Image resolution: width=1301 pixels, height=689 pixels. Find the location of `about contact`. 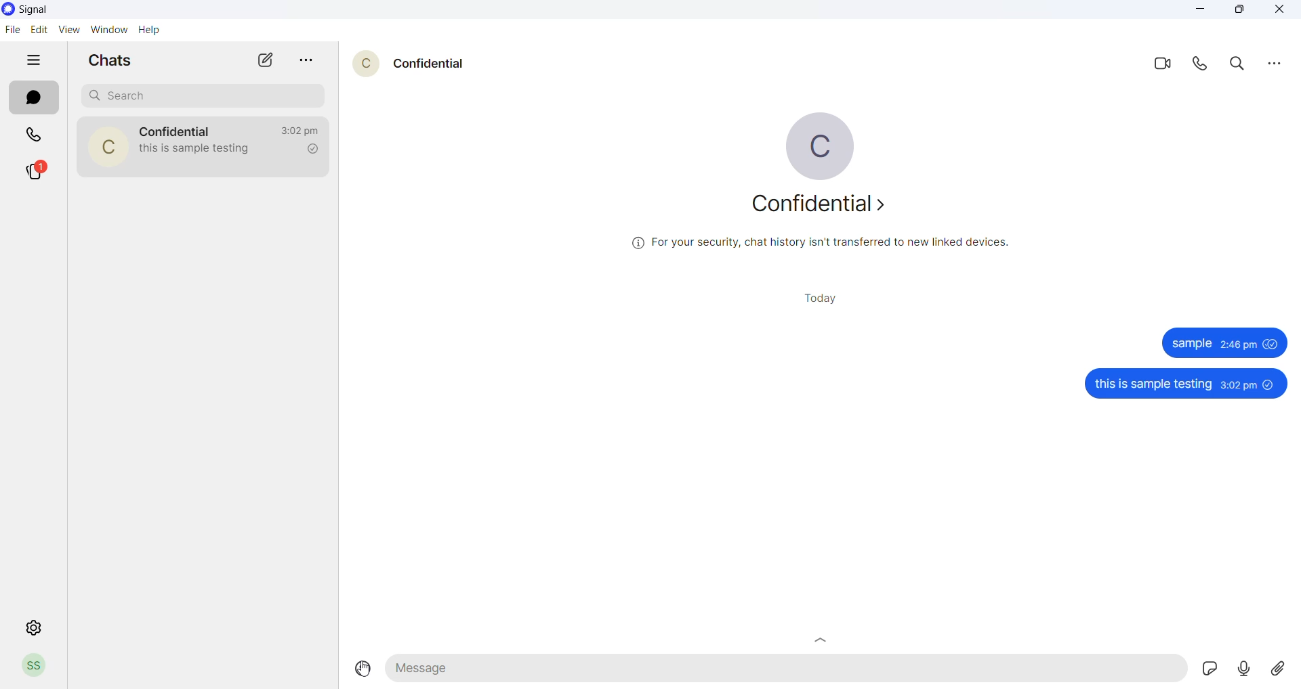

about contact is located at coordinates (823, 208).